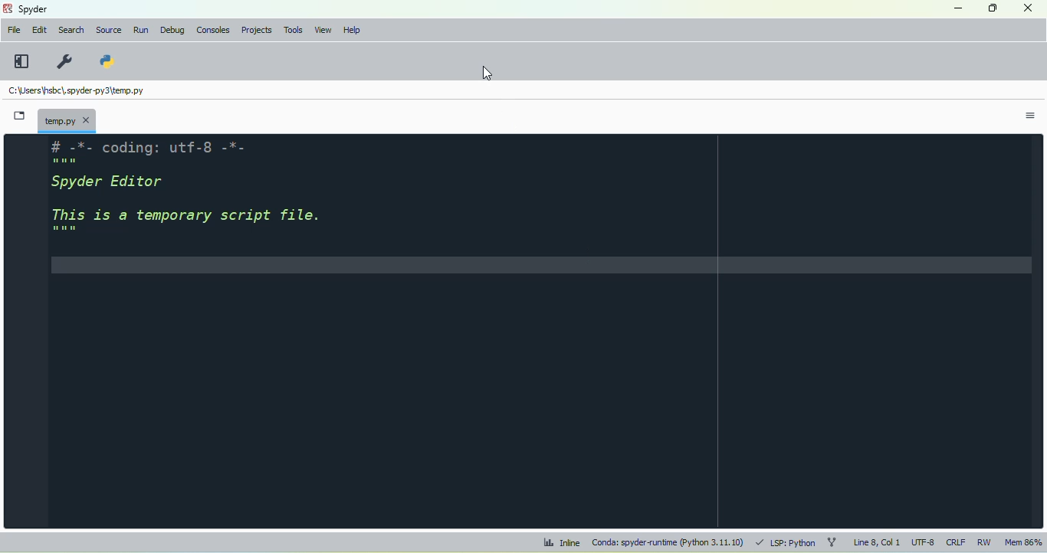  I want to click on maximize, so click(992, 8).